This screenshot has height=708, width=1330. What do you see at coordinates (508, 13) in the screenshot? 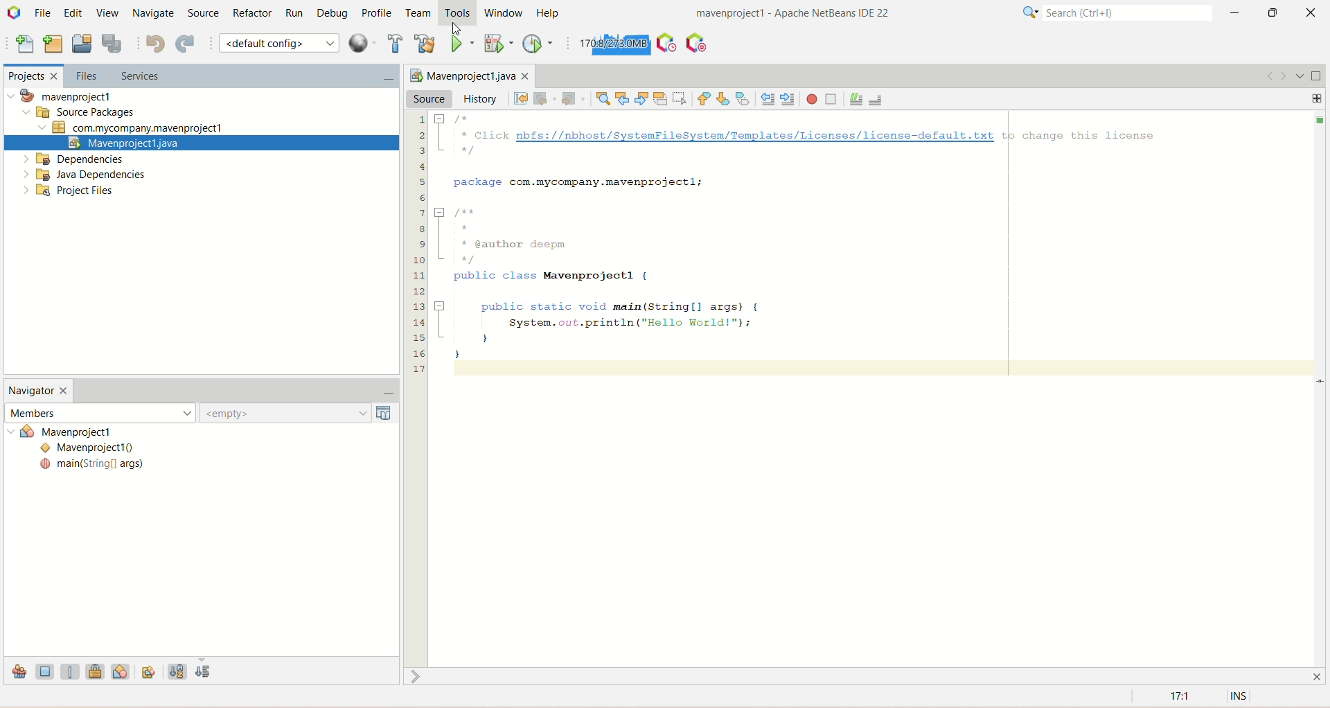
I see `window` at bounding box center [508, 13].